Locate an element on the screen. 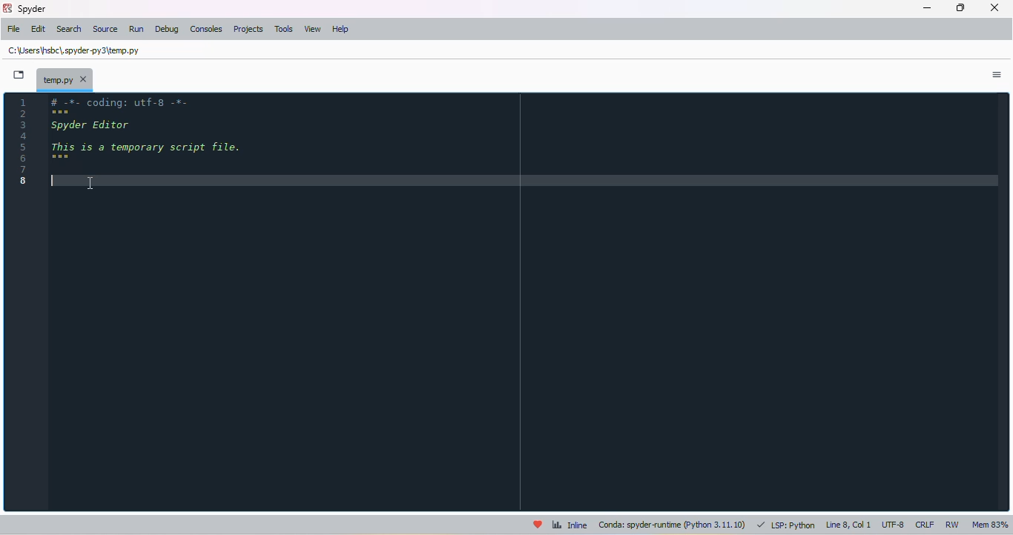 The width and height of the screenshot is (1013, 535). line 8, col 1 is located at coordinates (849, 525).